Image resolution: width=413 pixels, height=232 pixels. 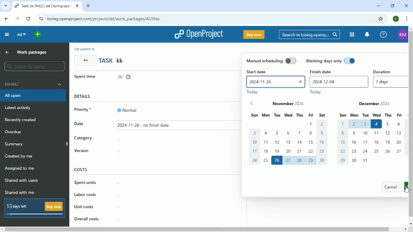 What do you see at coordinates (377, 6) in the screenshot?
I see `Minimize` at bounding box center [377, 6].